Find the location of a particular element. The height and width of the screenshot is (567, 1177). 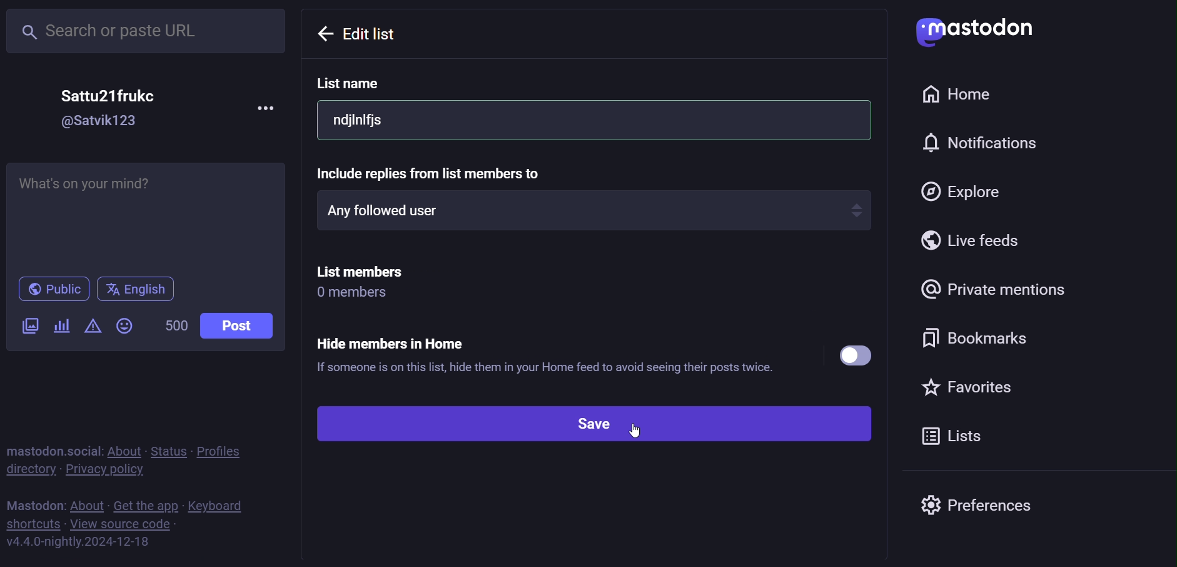

any followed user is located at coordinates (595, 208).